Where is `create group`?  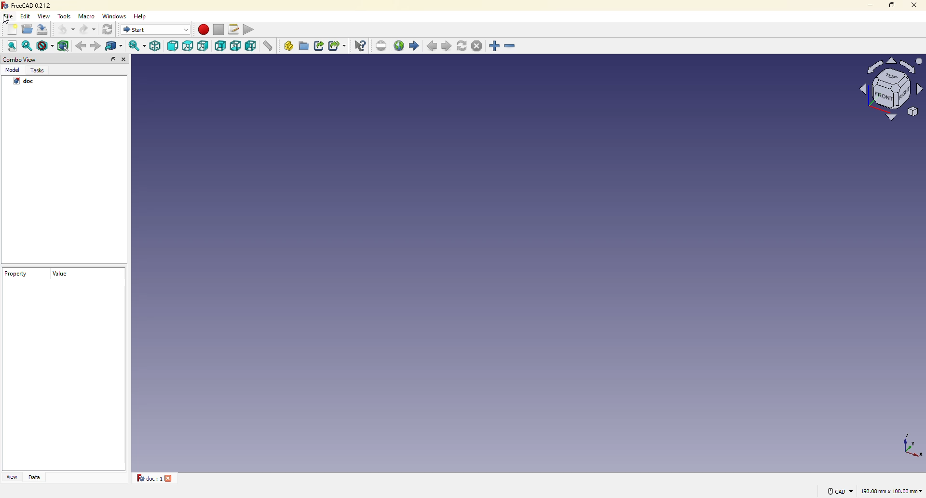
create group is located at coordinates (304, 45).